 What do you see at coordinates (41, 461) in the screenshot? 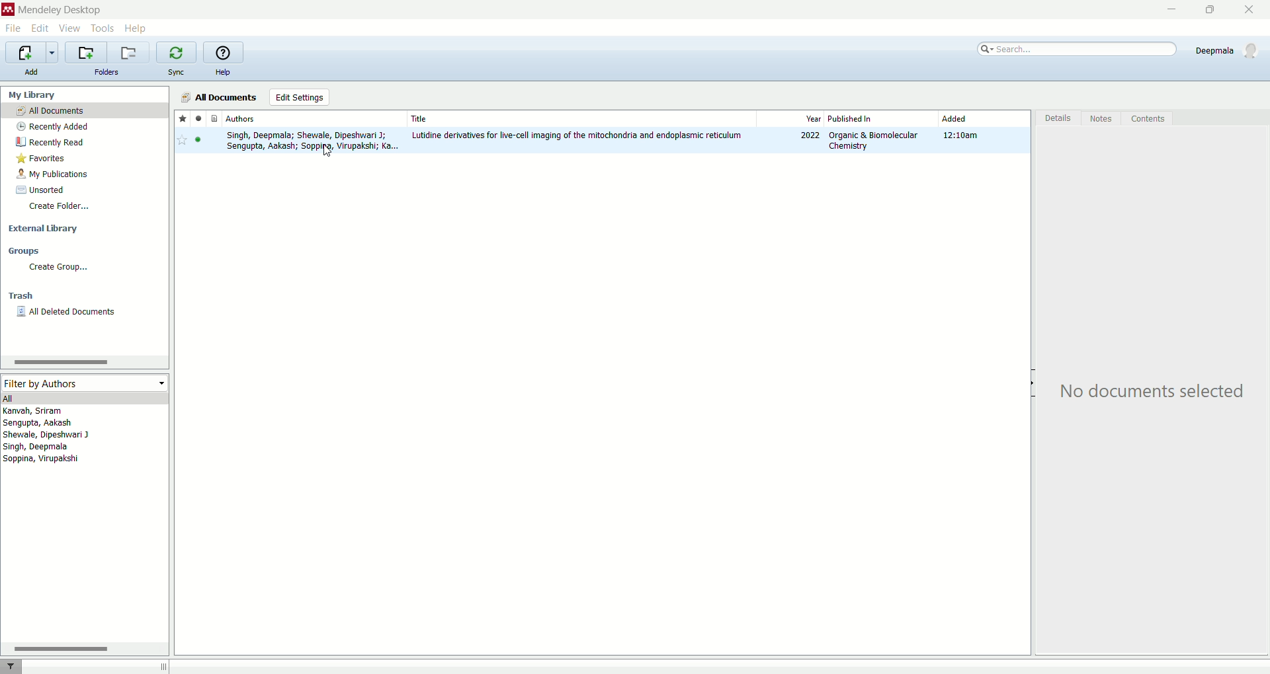
I see `Soppina, Virupakshi` at bounding box center [41, 461].